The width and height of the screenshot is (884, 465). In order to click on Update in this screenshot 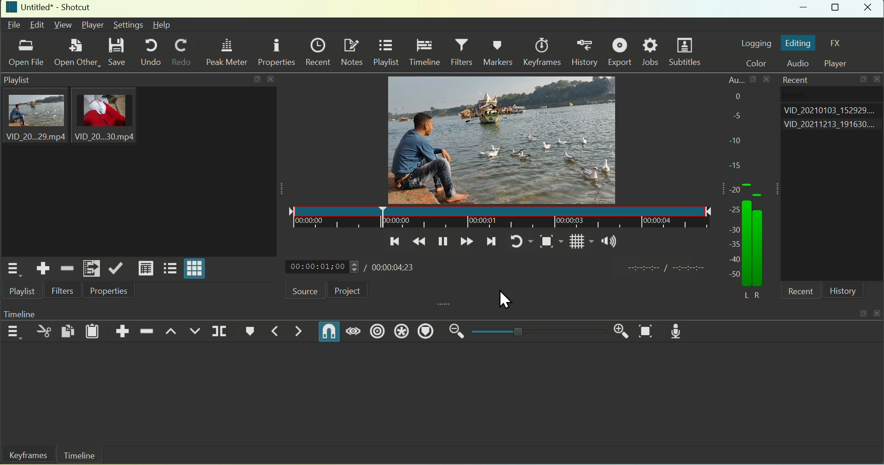, I will do `click(116, 267)`.